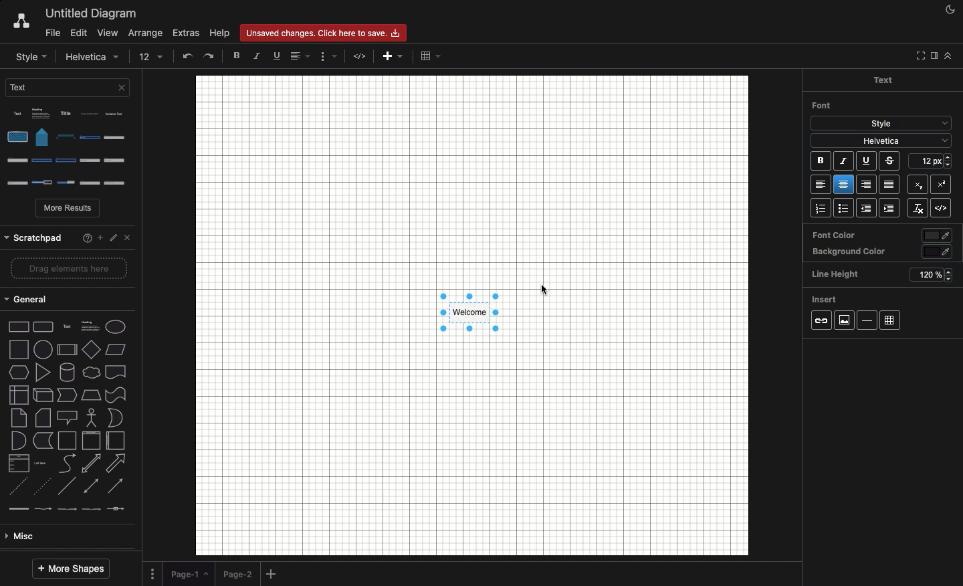  Describe the element at coordinates (883, 124) in the screenshot. I see `Style` at that location.